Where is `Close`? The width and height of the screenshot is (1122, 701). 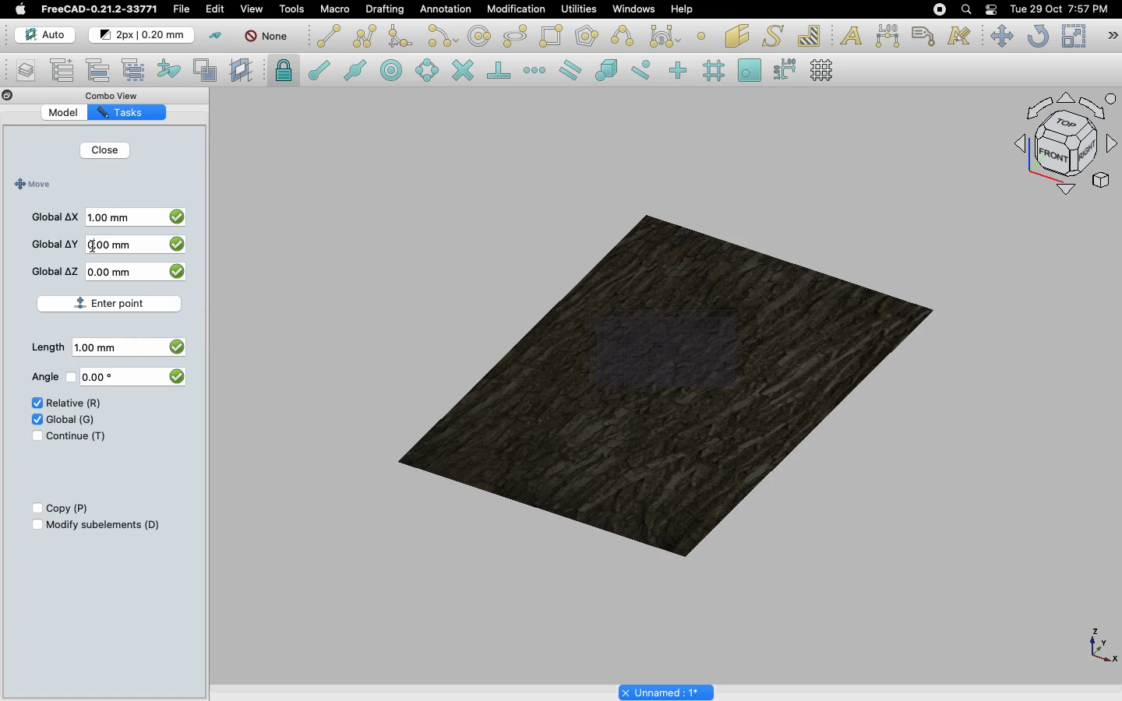 Close is located at coordinates (104, 152).